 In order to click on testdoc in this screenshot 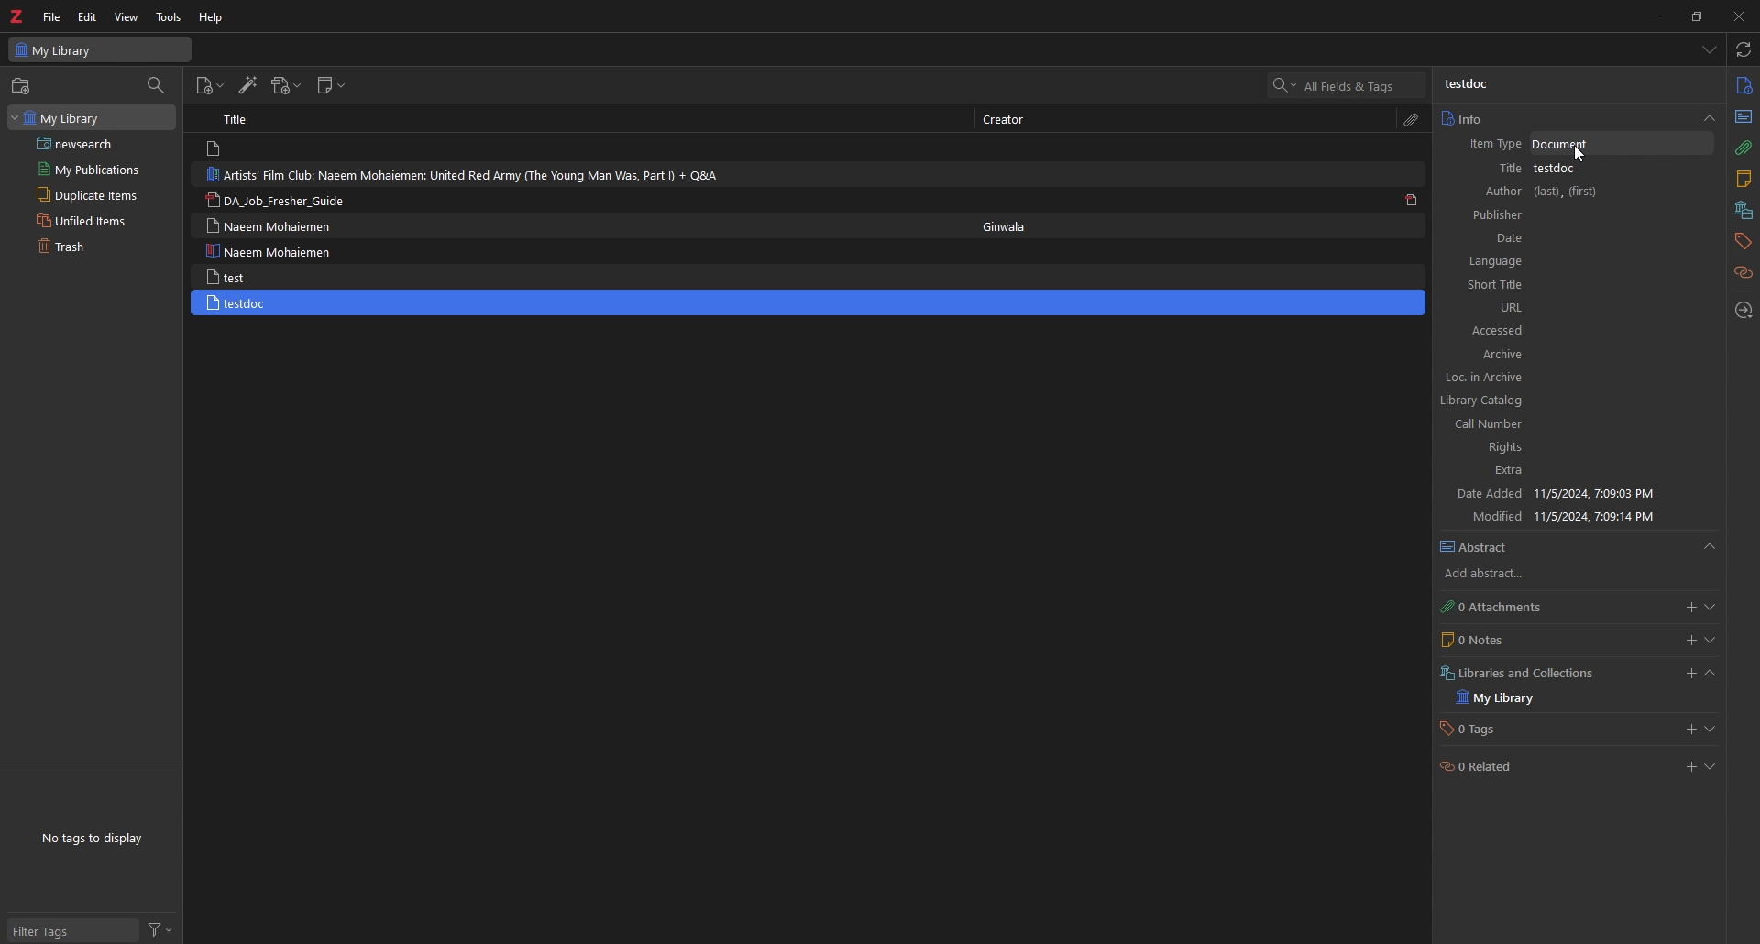, I will do `click(1466, 85)`.